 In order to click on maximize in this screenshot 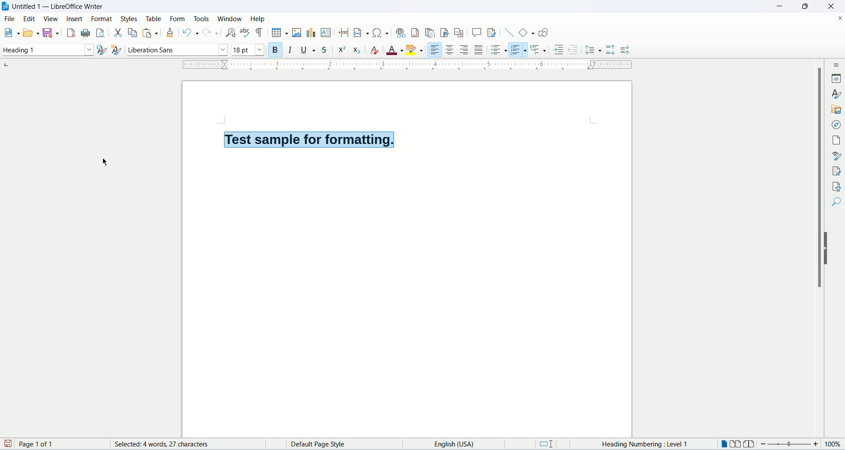, I will do `click(805, 6)`.